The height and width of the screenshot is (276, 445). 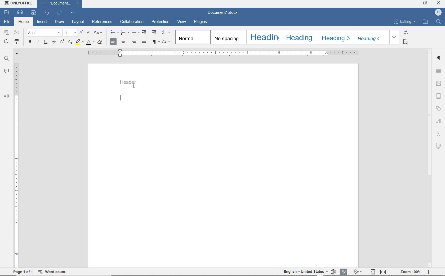 What do you see at coordinates (125, 33) in the screenshot?
I see `numbering` at bounding box center [125, 33].